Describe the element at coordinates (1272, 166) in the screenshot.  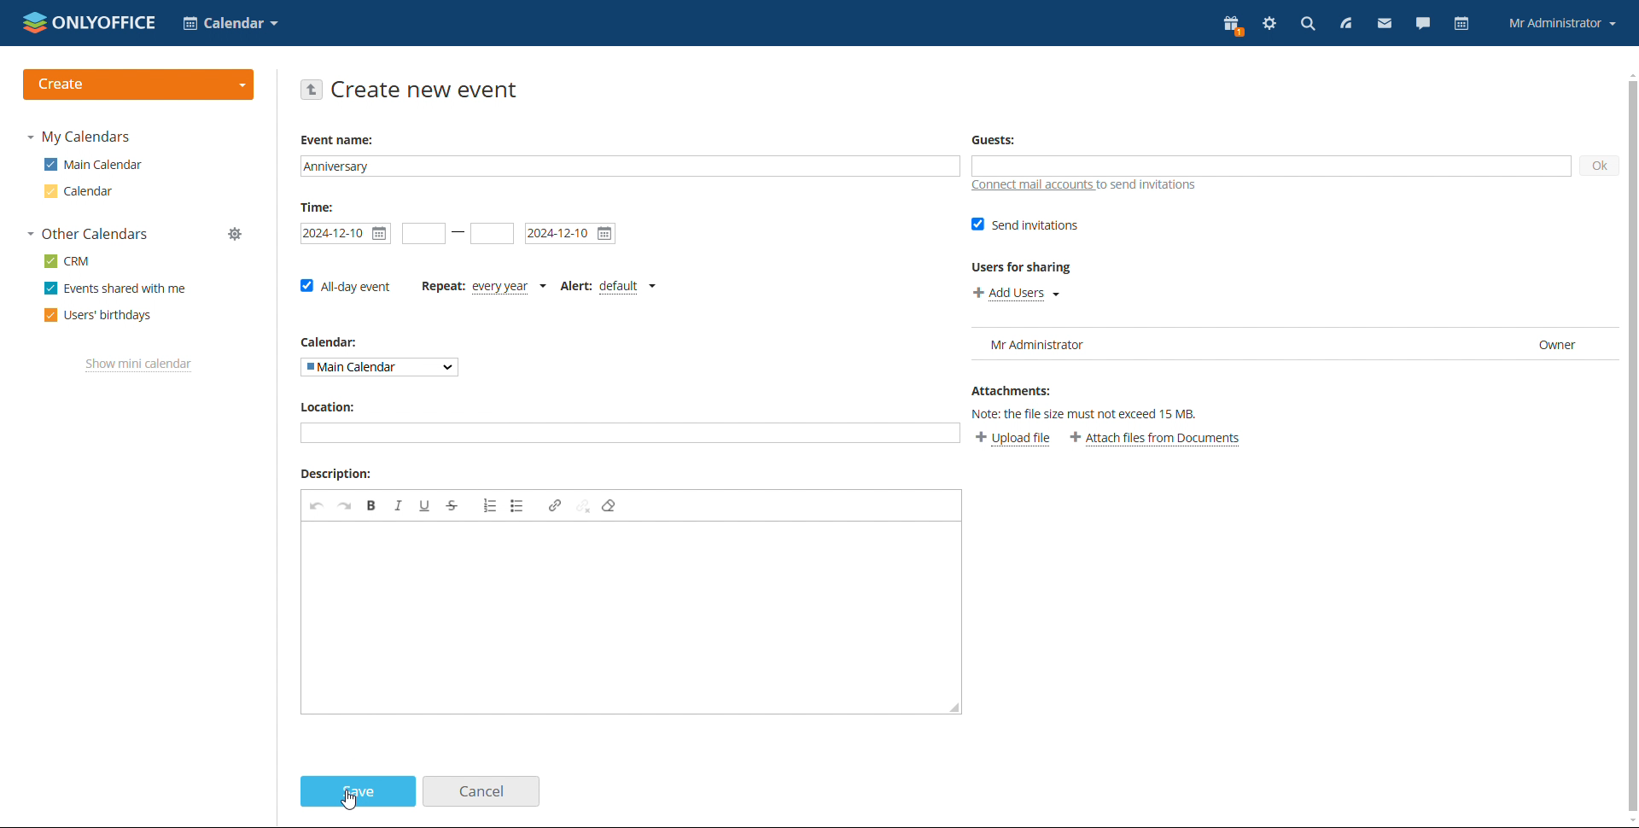
I see `add guests` at that location.